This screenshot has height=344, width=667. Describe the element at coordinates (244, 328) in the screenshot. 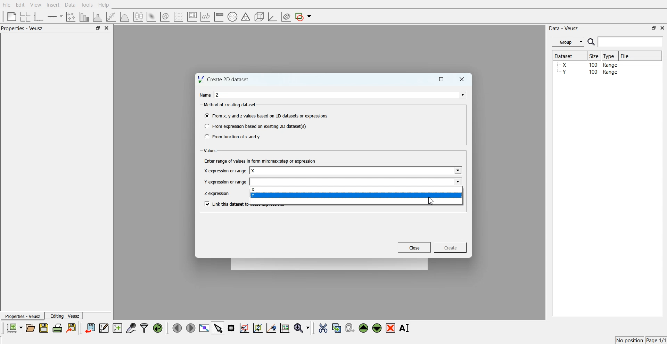

I see `Draw a rectangle to zoom graph axes` at that location.